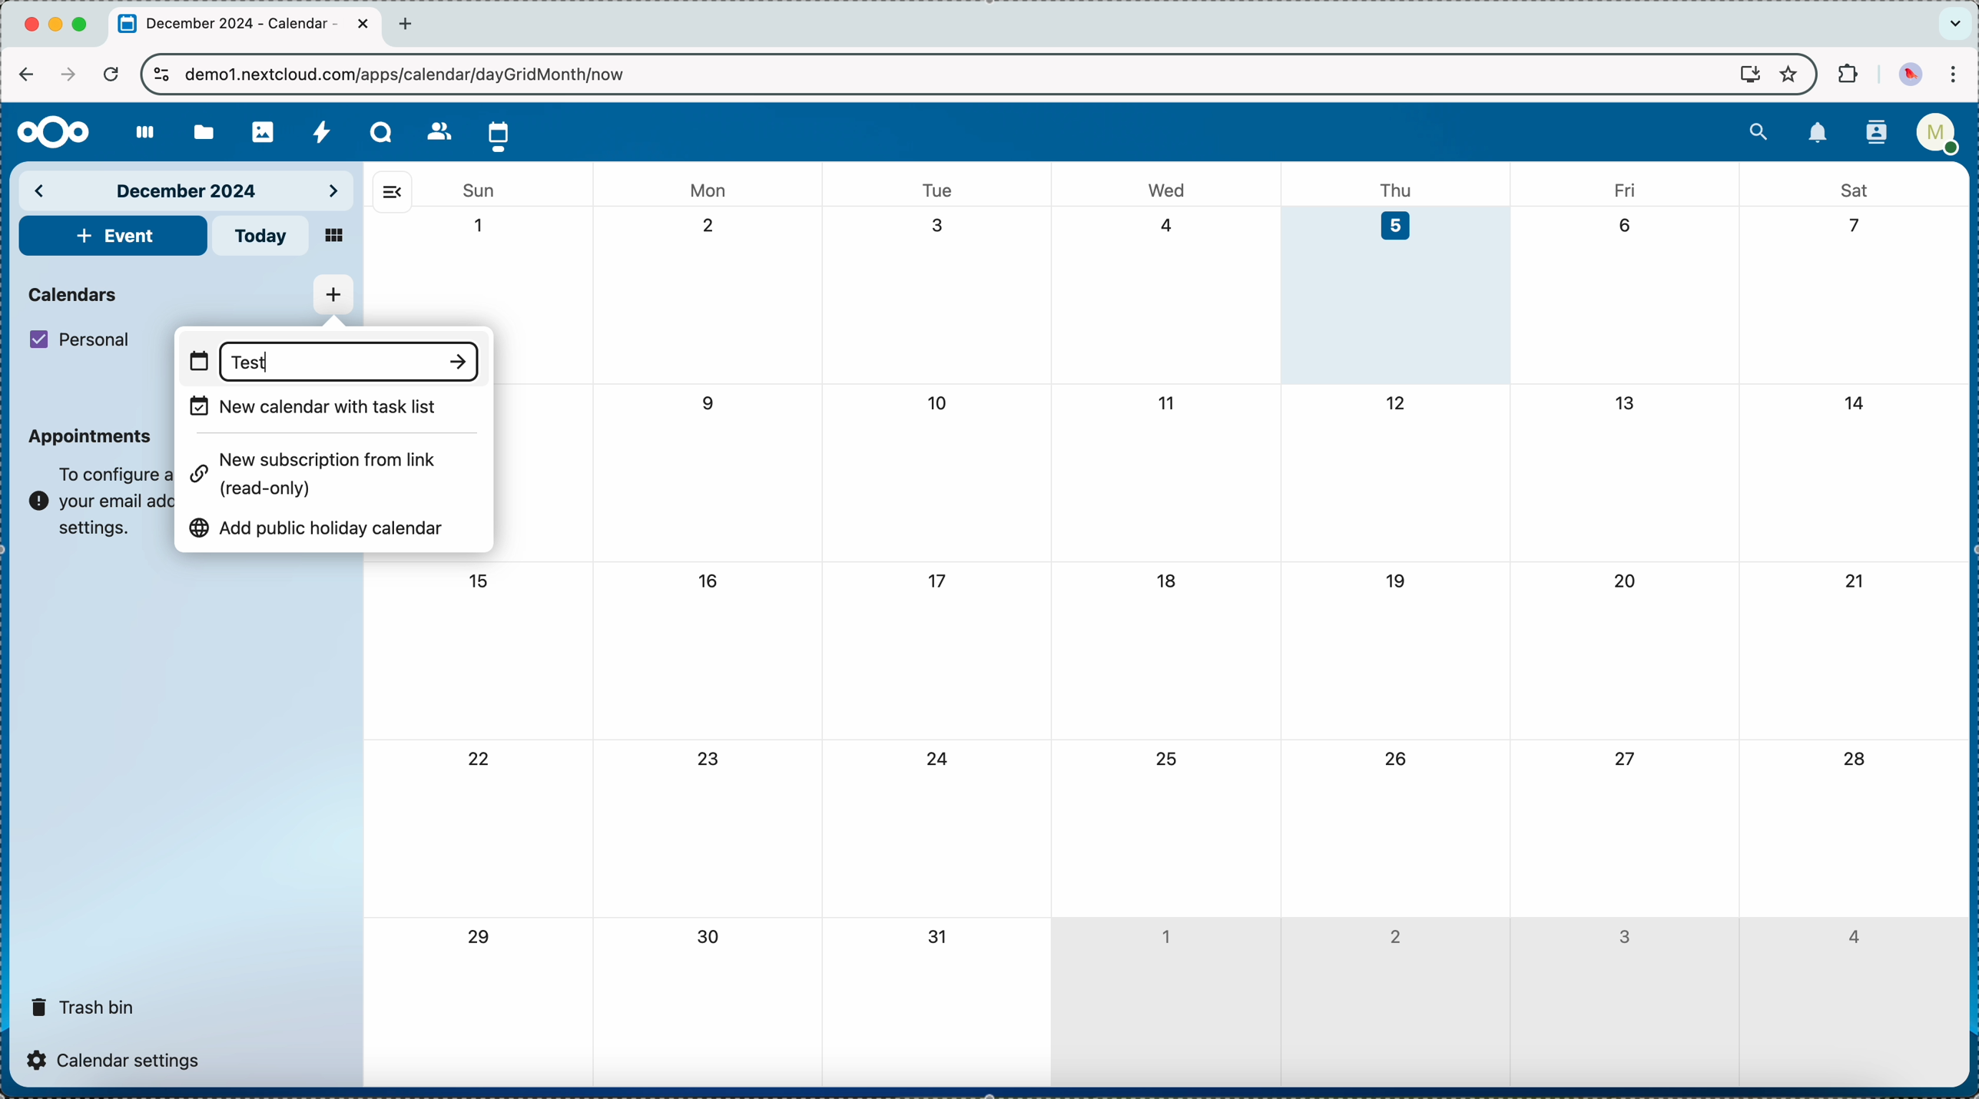  Describe the element at coordinates (937, 190) in the screenshot. I see `tue` at that location.